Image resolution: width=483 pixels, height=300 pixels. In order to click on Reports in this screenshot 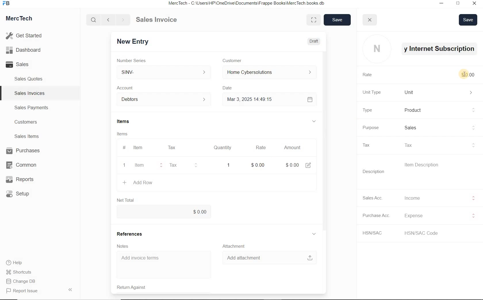, I will do `click(24, 180)`.